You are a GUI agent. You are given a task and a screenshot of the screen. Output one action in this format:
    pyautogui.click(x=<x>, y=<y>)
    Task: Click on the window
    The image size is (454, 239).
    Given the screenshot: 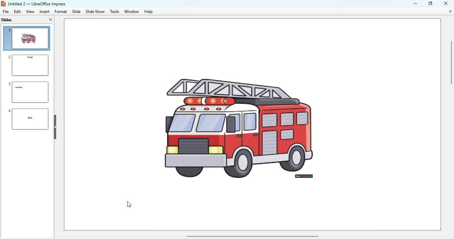 What is the action you would take?
    pyautogui.click(x=132, y=12)
    